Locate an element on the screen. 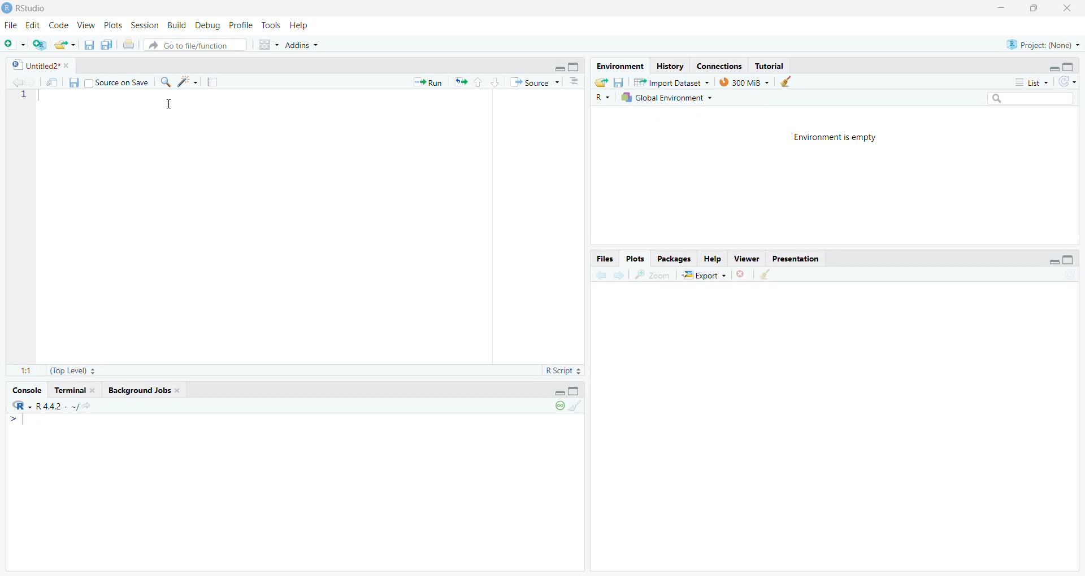 The height and width of the screenshot is (576, 1085). save is located at coordinates (621, 82).